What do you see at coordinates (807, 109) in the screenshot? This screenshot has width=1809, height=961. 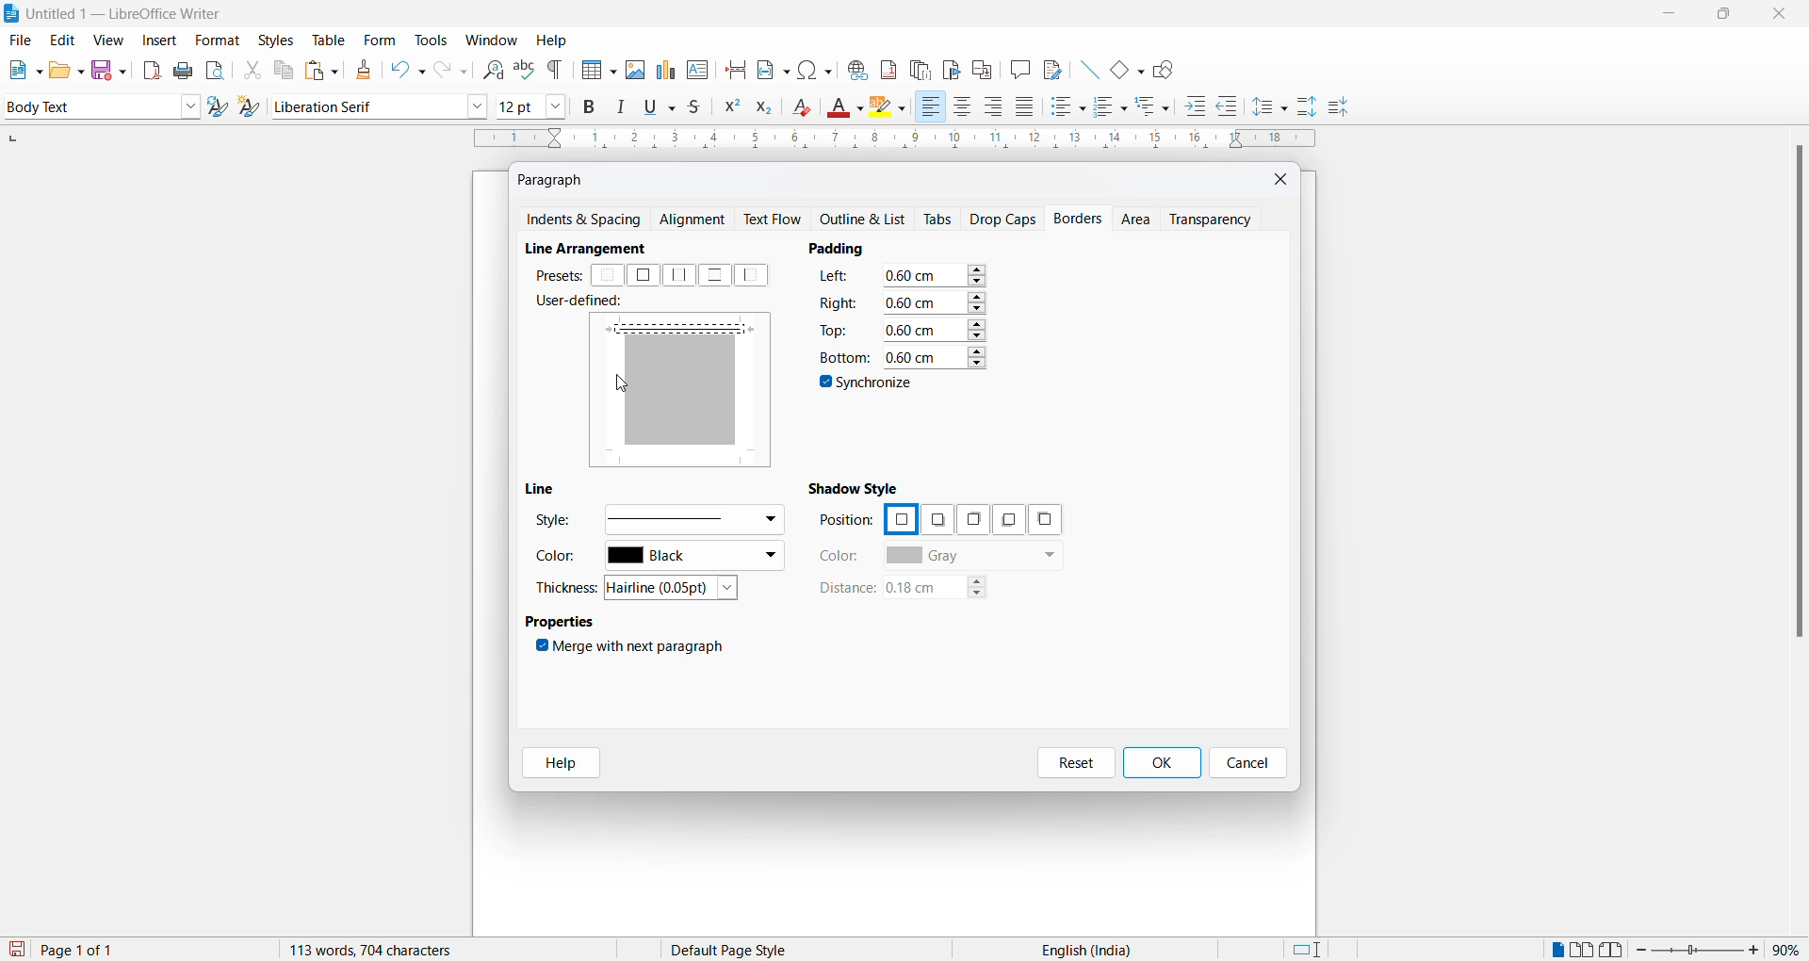 I see `clear direct formatting` at bounding box center [807, 109].